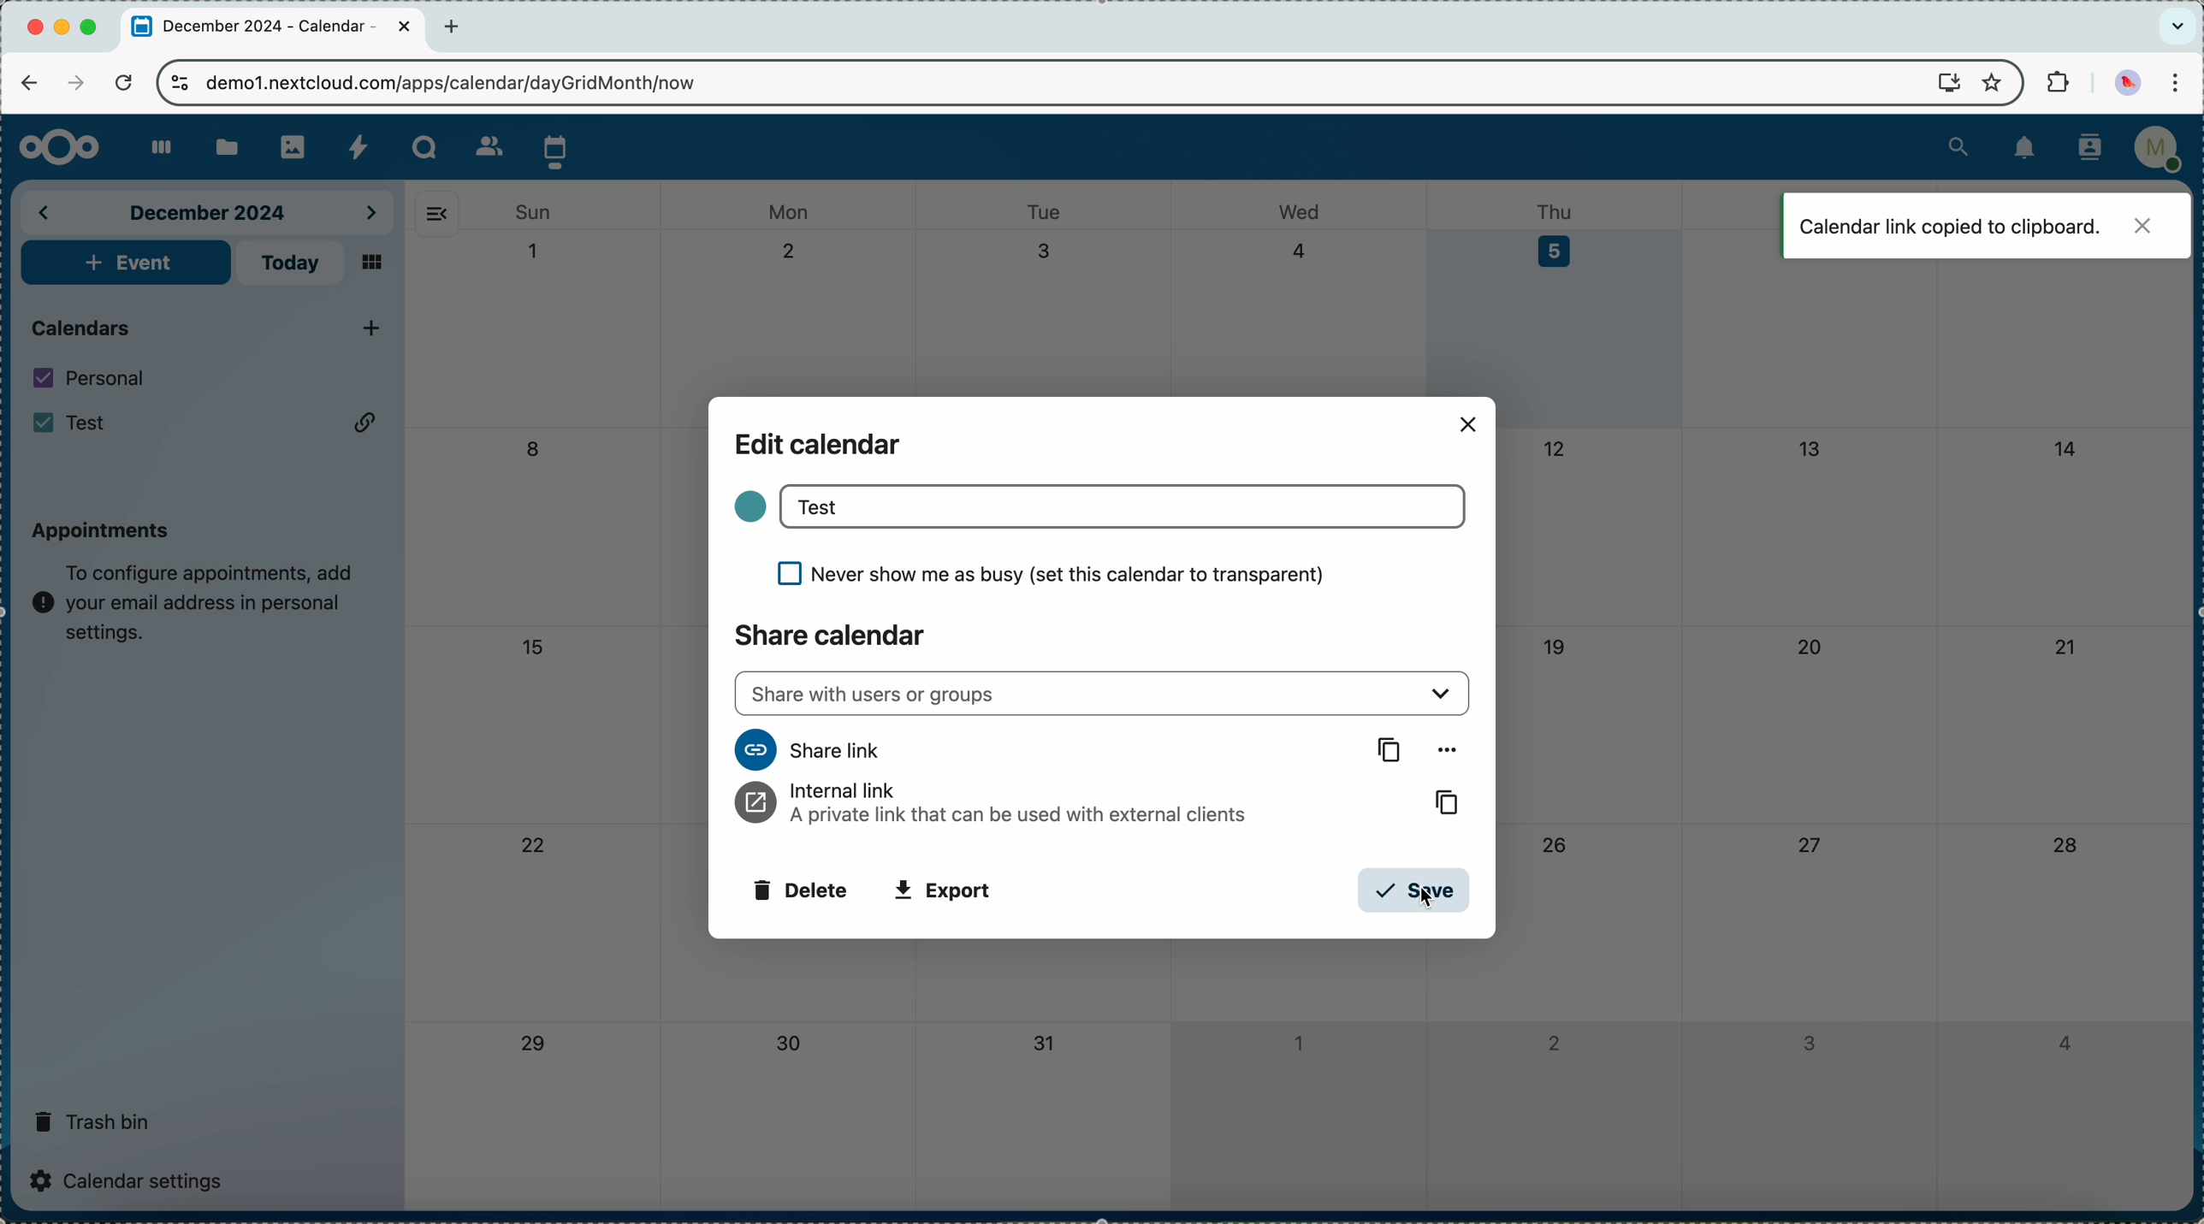  What do you see at coordinates (791, 206) in the screenshot?
I see `mon` at bounding box center [791, 206].